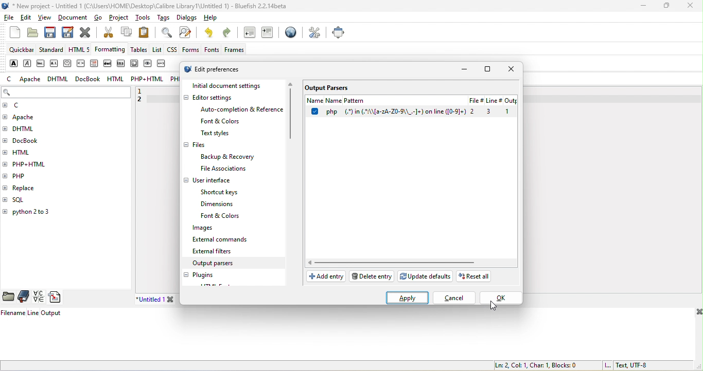 This screenshot has height=371, width=703. Describe the element at coordinates (465, 70) in the screenshot. I see `minimize` at that location.